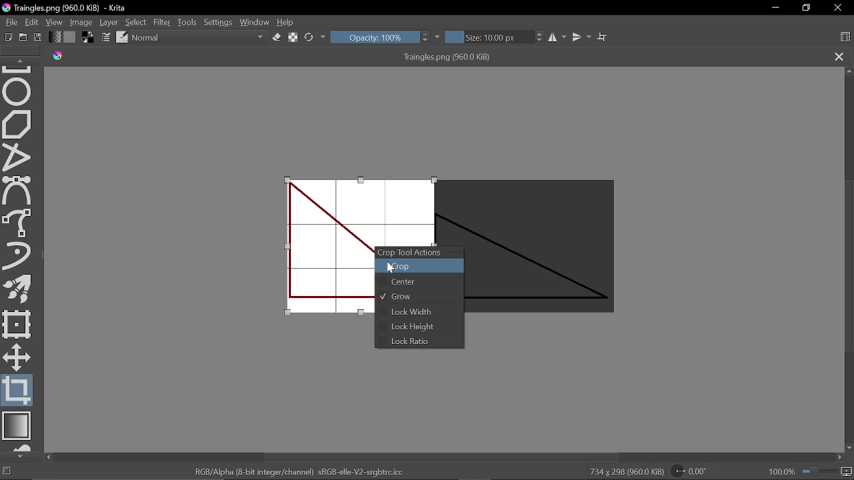 The height and width of the screenshot is (480, 854). I want to click on Move up, so click(849, 71).